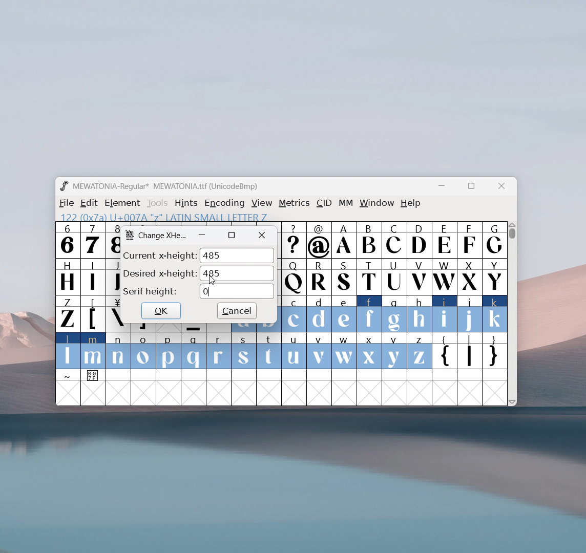 The image size is (586, 553). I want to click on Z, so click(67, 313).